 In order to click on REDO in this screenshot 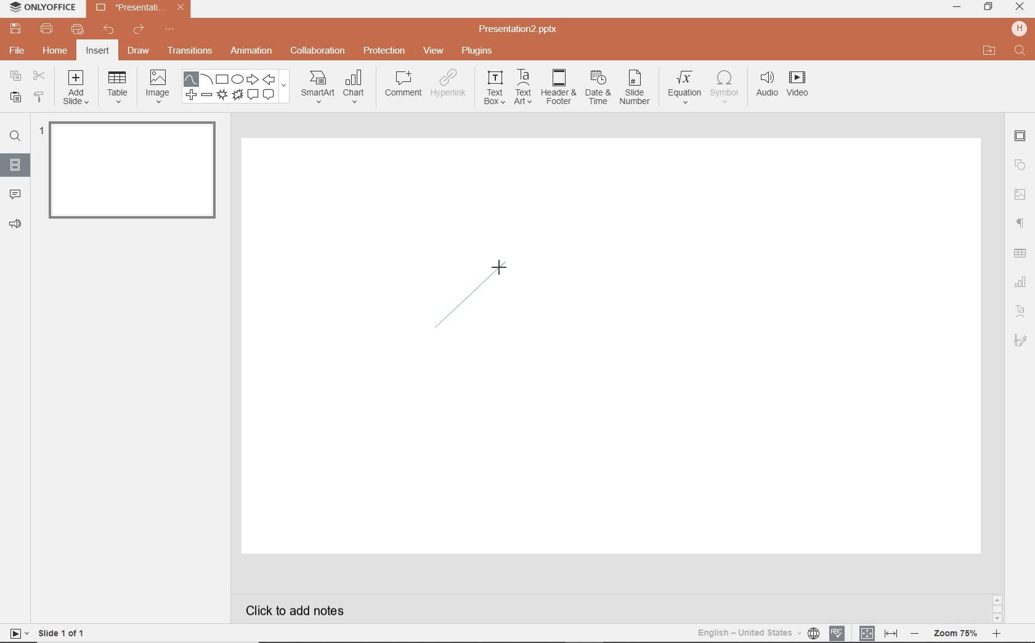, I will do `click(139, 30)`.